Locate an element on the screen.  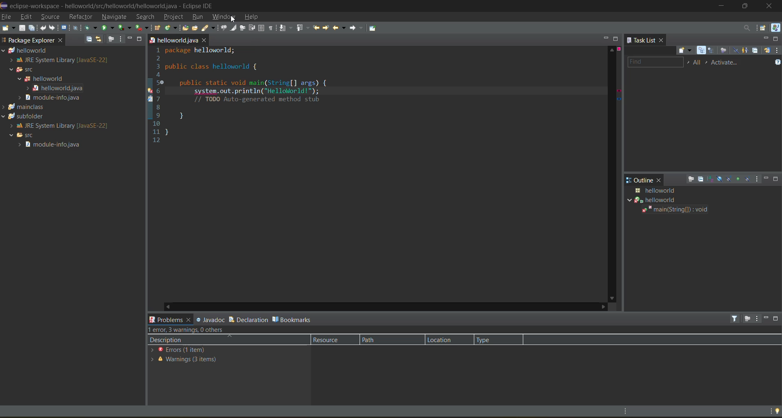
new java package is located at coordinates (158, 28).